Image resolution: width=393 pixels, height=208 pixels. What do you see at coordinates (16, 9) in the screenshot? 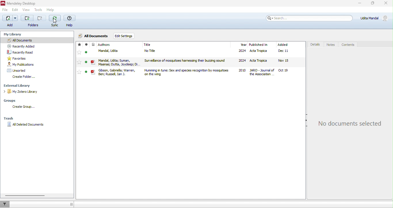
I see `edit` at bounding box center [16, 9].